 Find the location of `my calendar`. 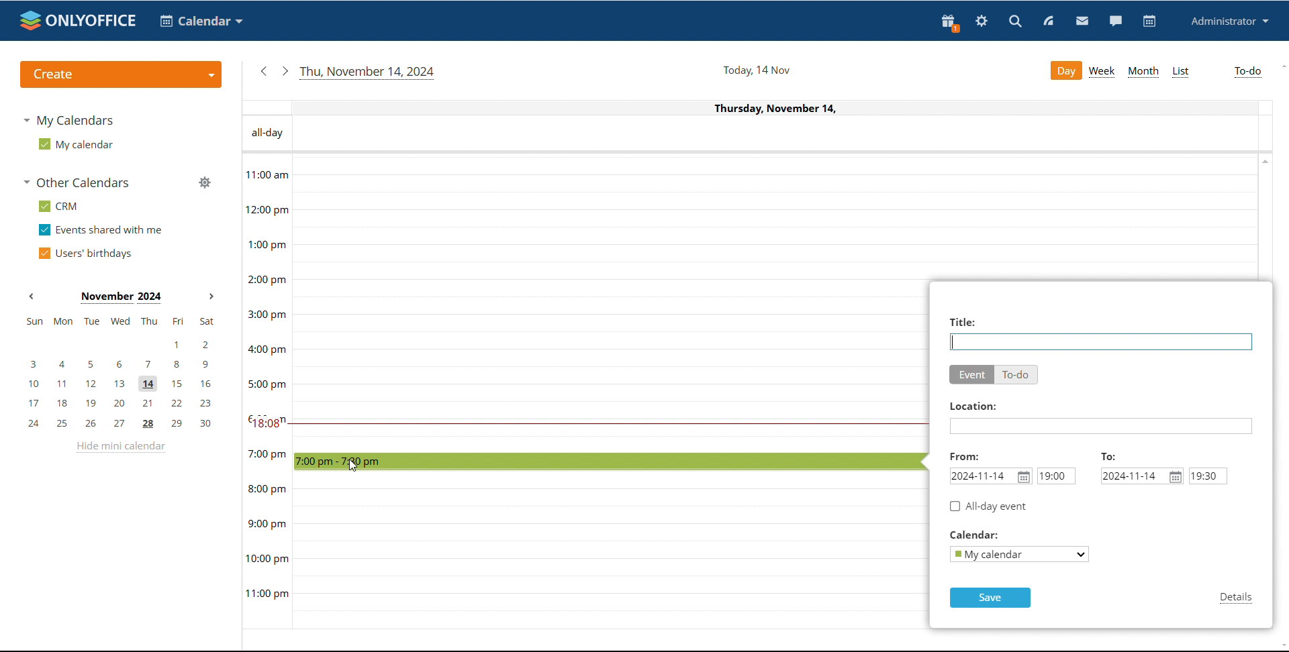

my calendar is located at coordinates (75, 145).